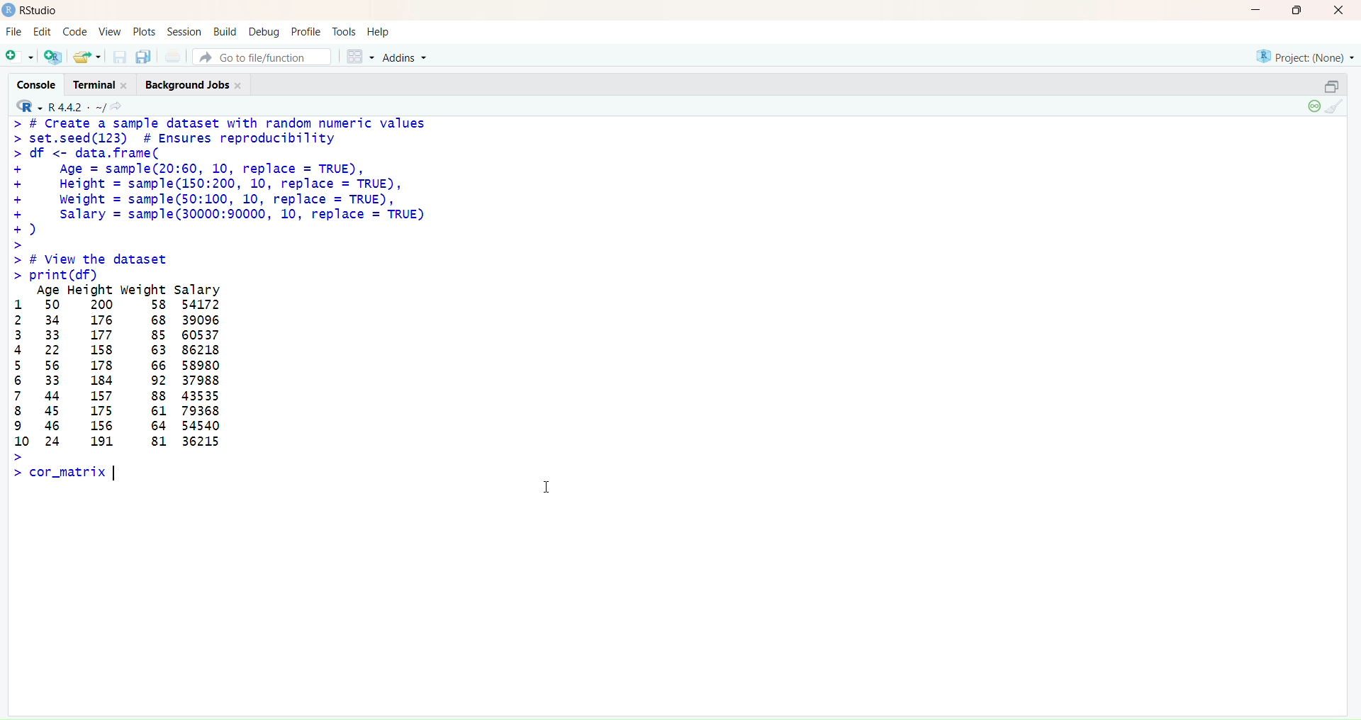  What do you see at coordinates (86, 56) in the screenshot?
I see `Open an existing file (Ctrl + O)` at bounding box center [86, 56].